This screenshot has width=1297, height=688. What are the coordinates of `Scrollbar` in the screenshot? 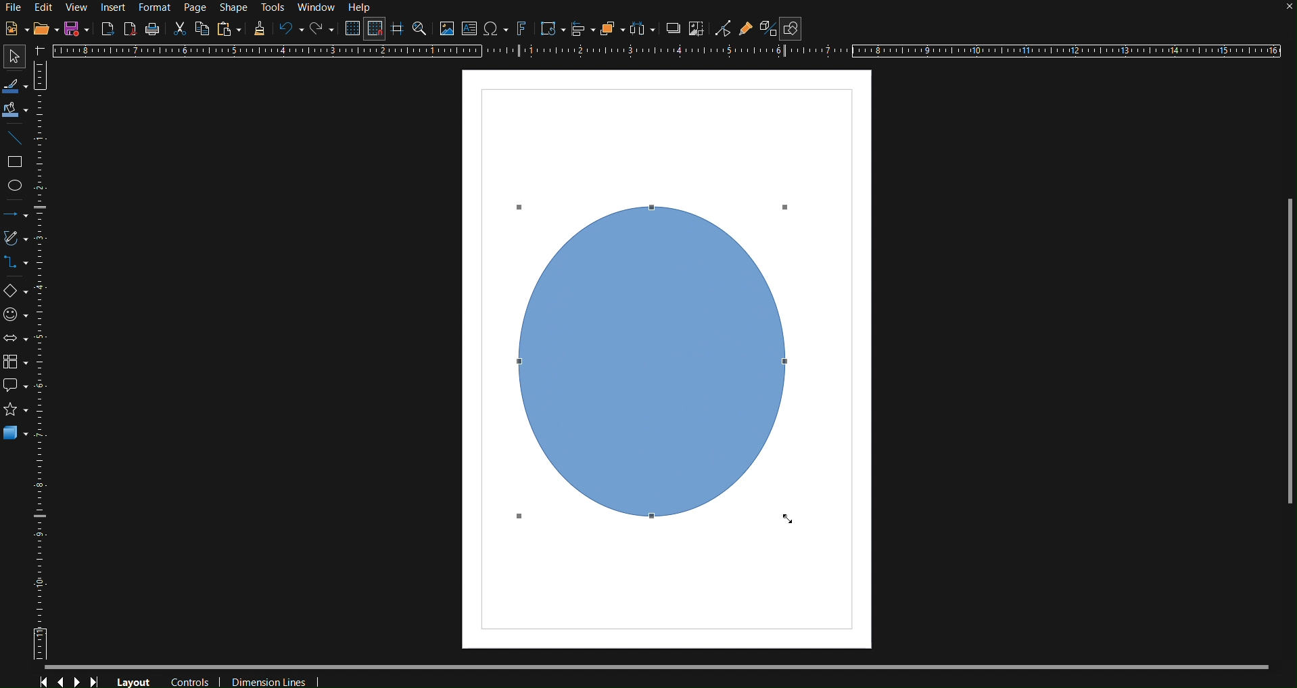 It's located at (669, 666).